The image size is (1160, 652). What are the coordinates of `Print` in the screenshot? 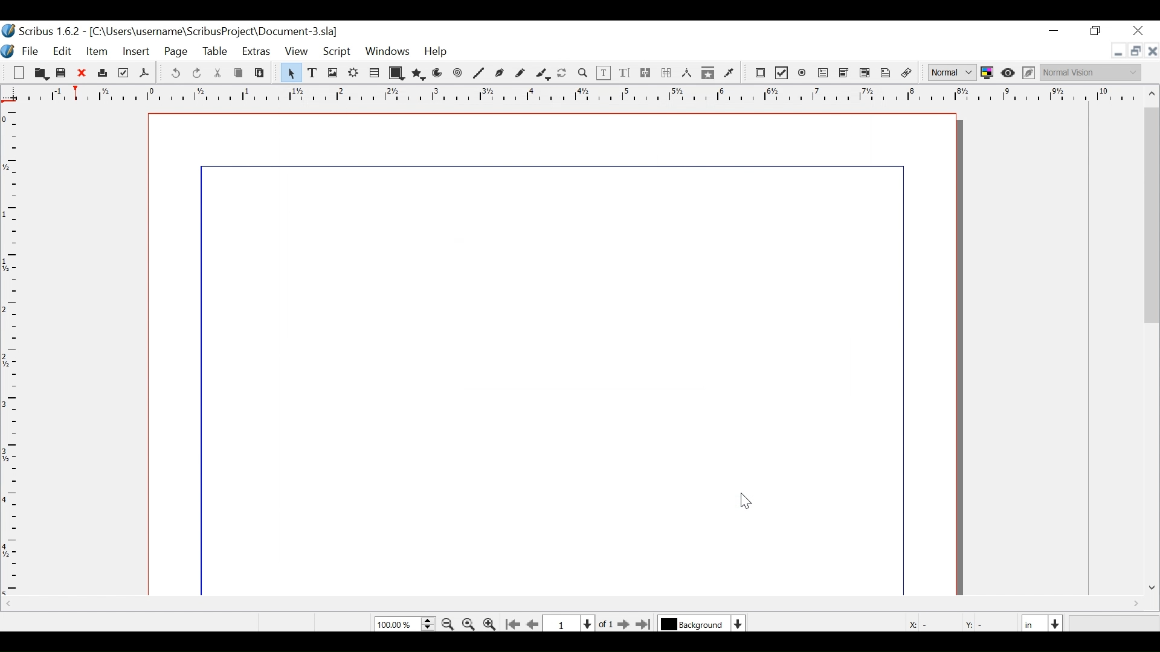 It's located at (102, 74).